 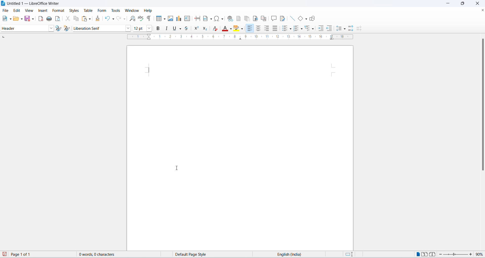 What do you see at coordinates (167, 29) in the screenshot?
I see `italic` at bounding box center [167, 29].